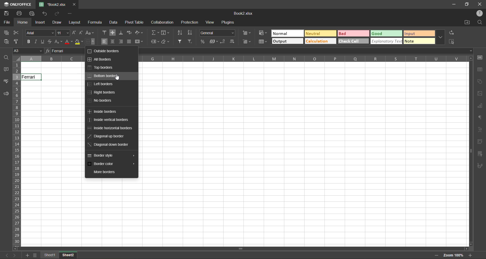 The height and width of the screenshot is (259, 486). Describe the element at coordinates (75, 22) in the screenshot. I see `layout` at that location.